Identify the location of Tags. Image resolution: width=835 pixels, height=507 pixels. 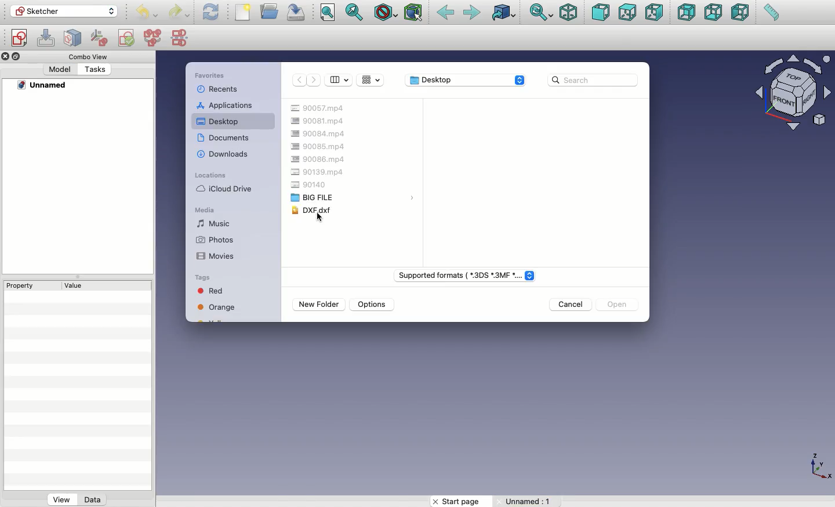
(203, 277).